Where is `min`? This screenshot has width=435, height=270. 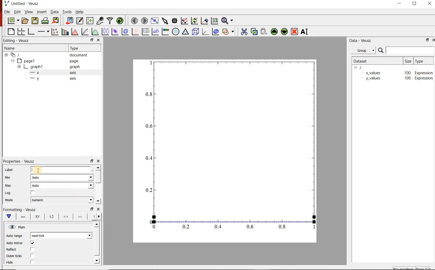
min is located at coordinates (8, 179).